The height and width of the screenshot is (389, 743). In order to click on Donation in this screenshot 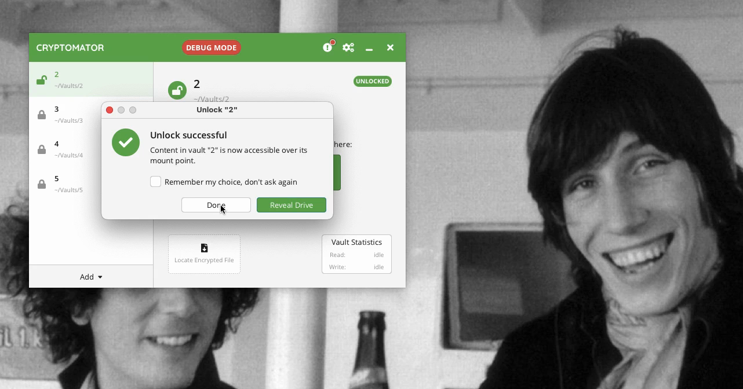, I will do `click(329, 47)`.